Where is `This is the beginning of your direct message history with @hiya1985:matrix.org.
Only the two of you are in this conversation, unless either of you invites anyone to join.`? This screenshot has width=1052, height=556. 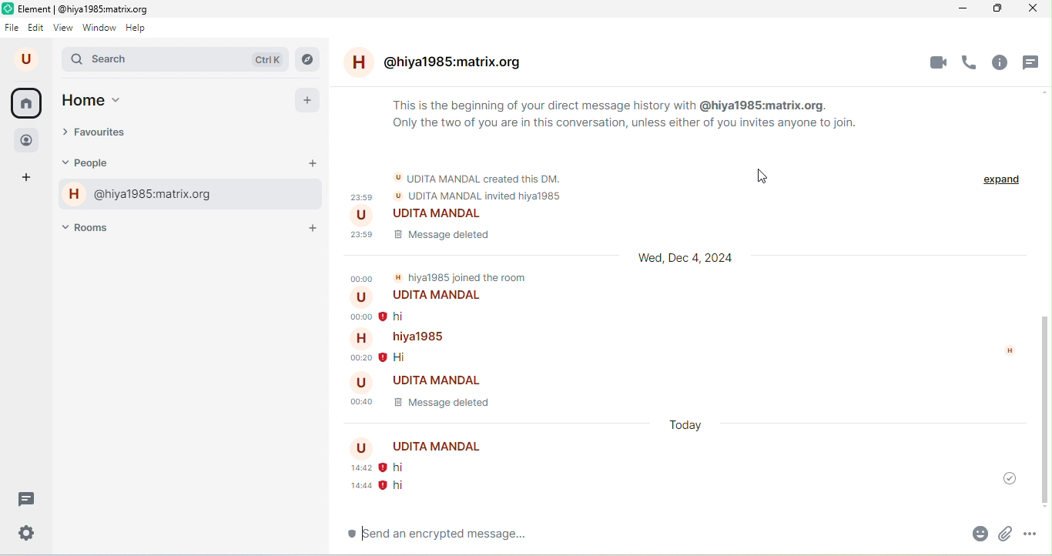 This is the beginning of your direct message history with @hiya1985:matrix.org.
Only the two of you are in this conversation, unless either of you invites anyone to join. is located at coordinates (625, 116).